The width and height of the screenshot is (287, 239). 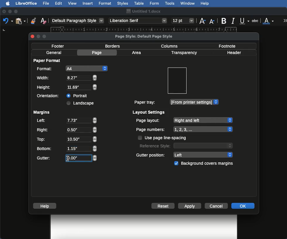 What do you see at coordinates (66, 148) in the screenshot?
I see `Bottom` at bounding box center [66, 148].